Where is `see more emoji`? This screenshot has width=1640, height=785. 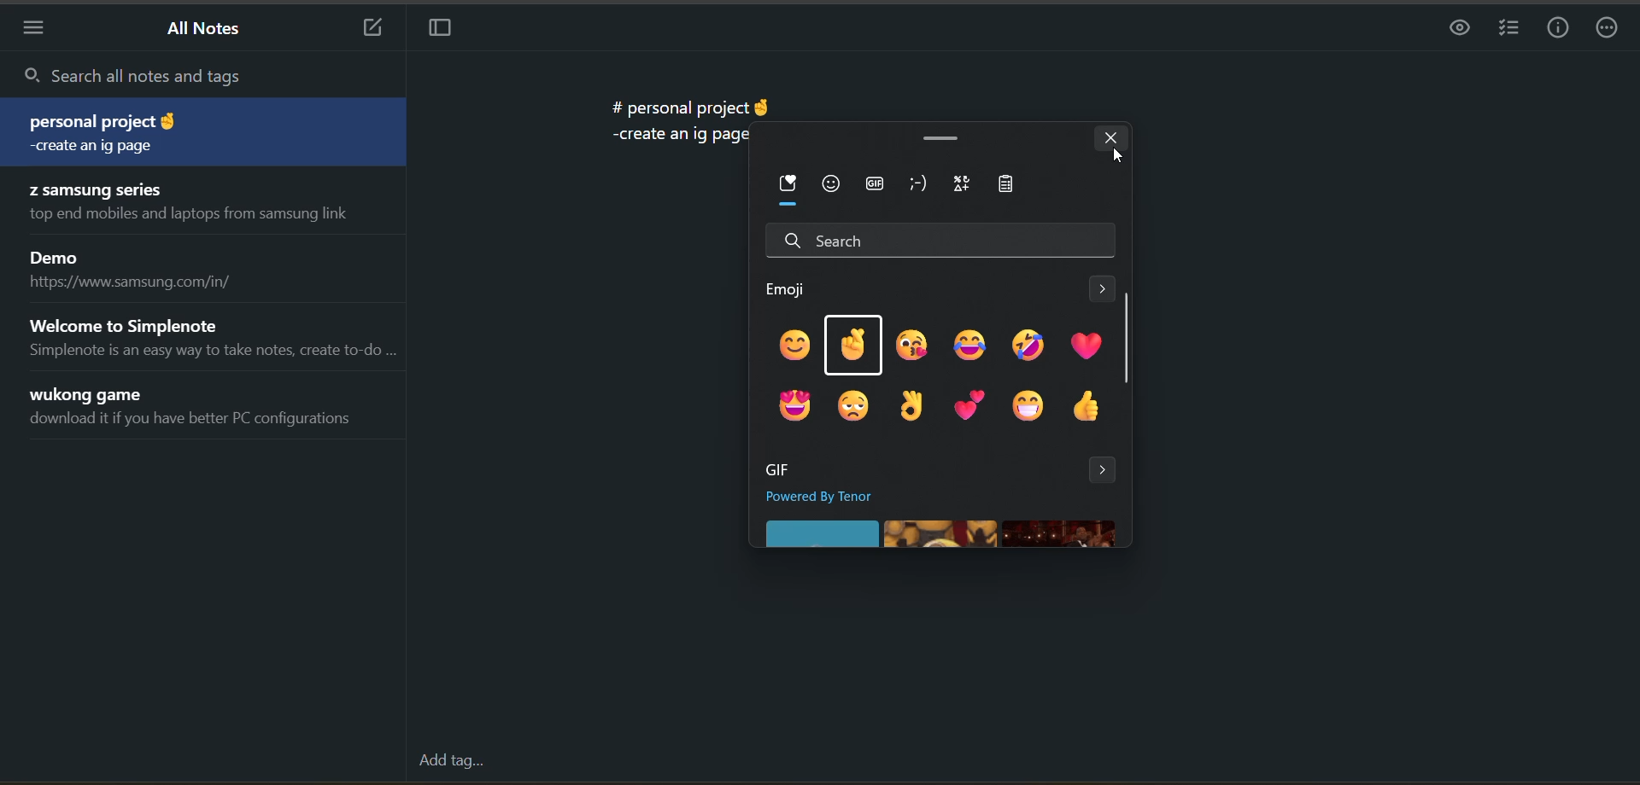 see more emoji is located at coordinates (1103, 289).